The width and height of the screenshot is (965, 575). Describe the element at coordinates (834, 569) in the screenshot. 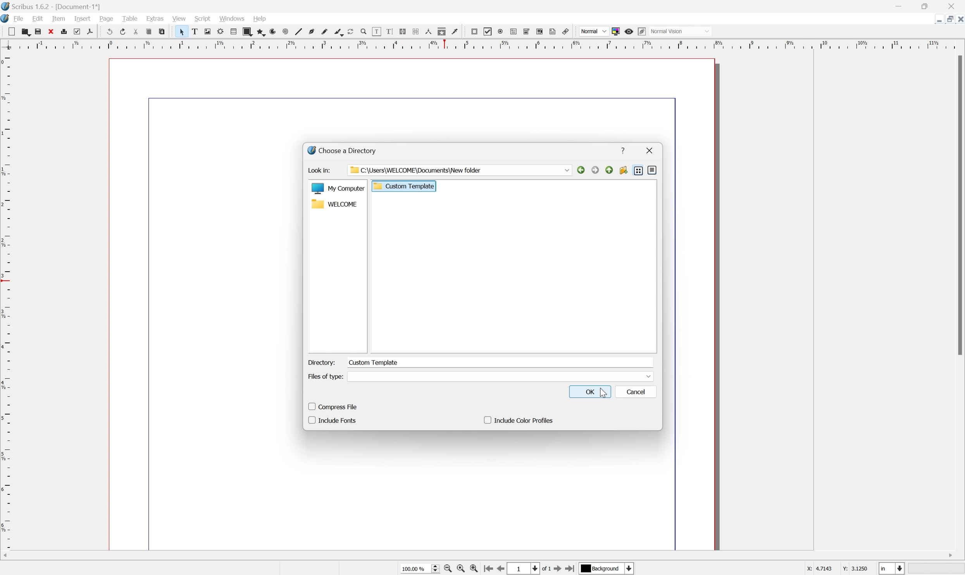

I see `X: 4.7143 Y: 3.1250` at that location.